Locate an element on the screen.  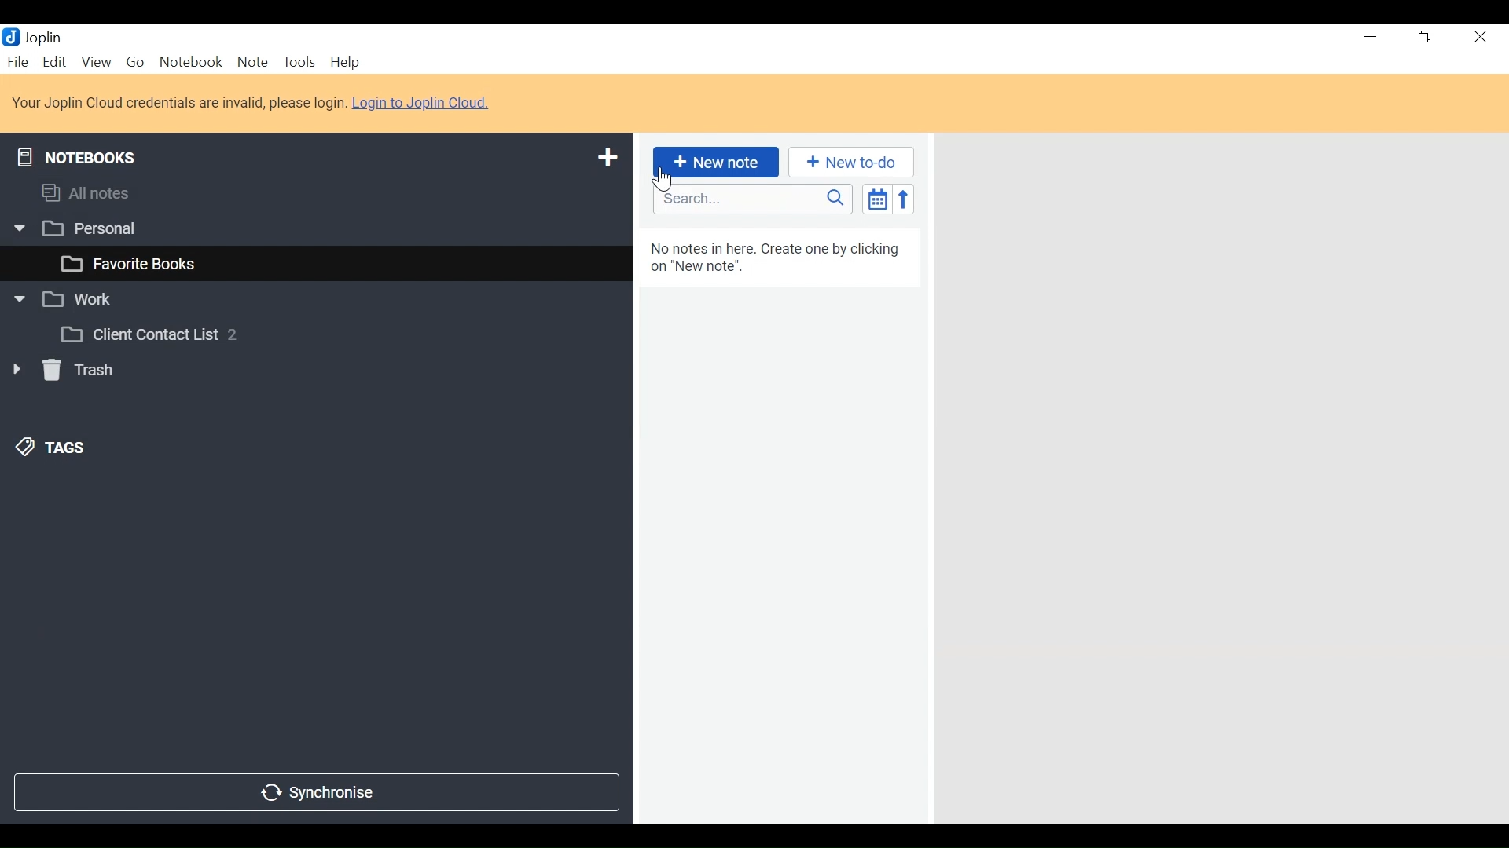
Tools is located at coordinates (298, 63).